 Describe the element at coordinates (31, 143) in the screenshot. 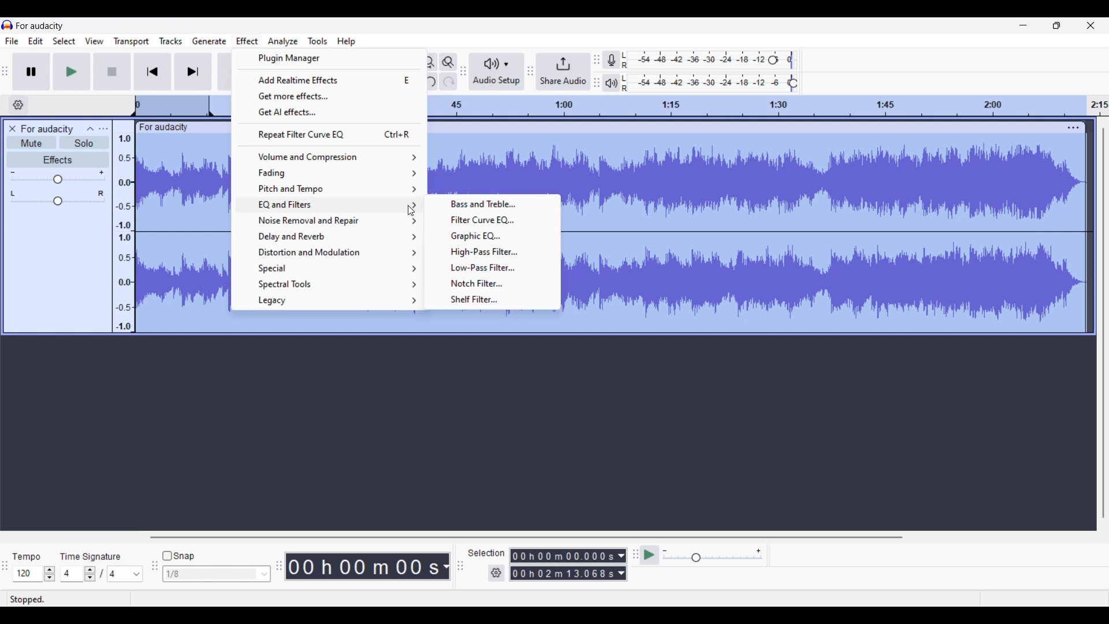

I see `Mute` at that location.